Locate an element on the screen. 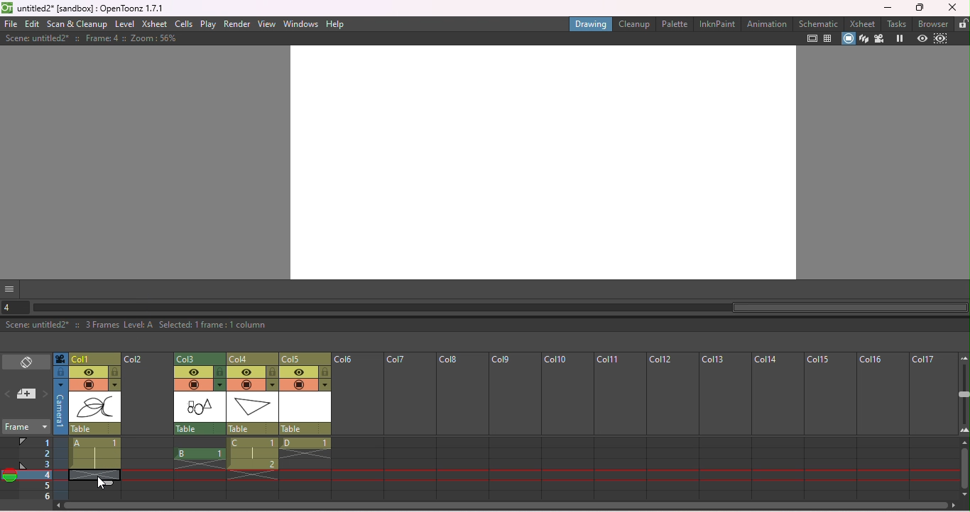 The image size is (970, 512). column 8 is located at coordinates (461, 427).